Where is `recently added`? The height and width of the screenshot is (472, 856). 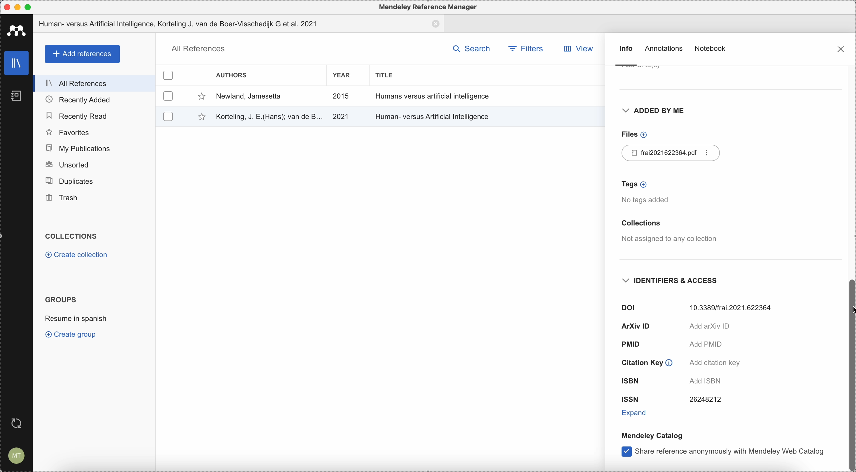 recently added is located at coordinates (94, 100).